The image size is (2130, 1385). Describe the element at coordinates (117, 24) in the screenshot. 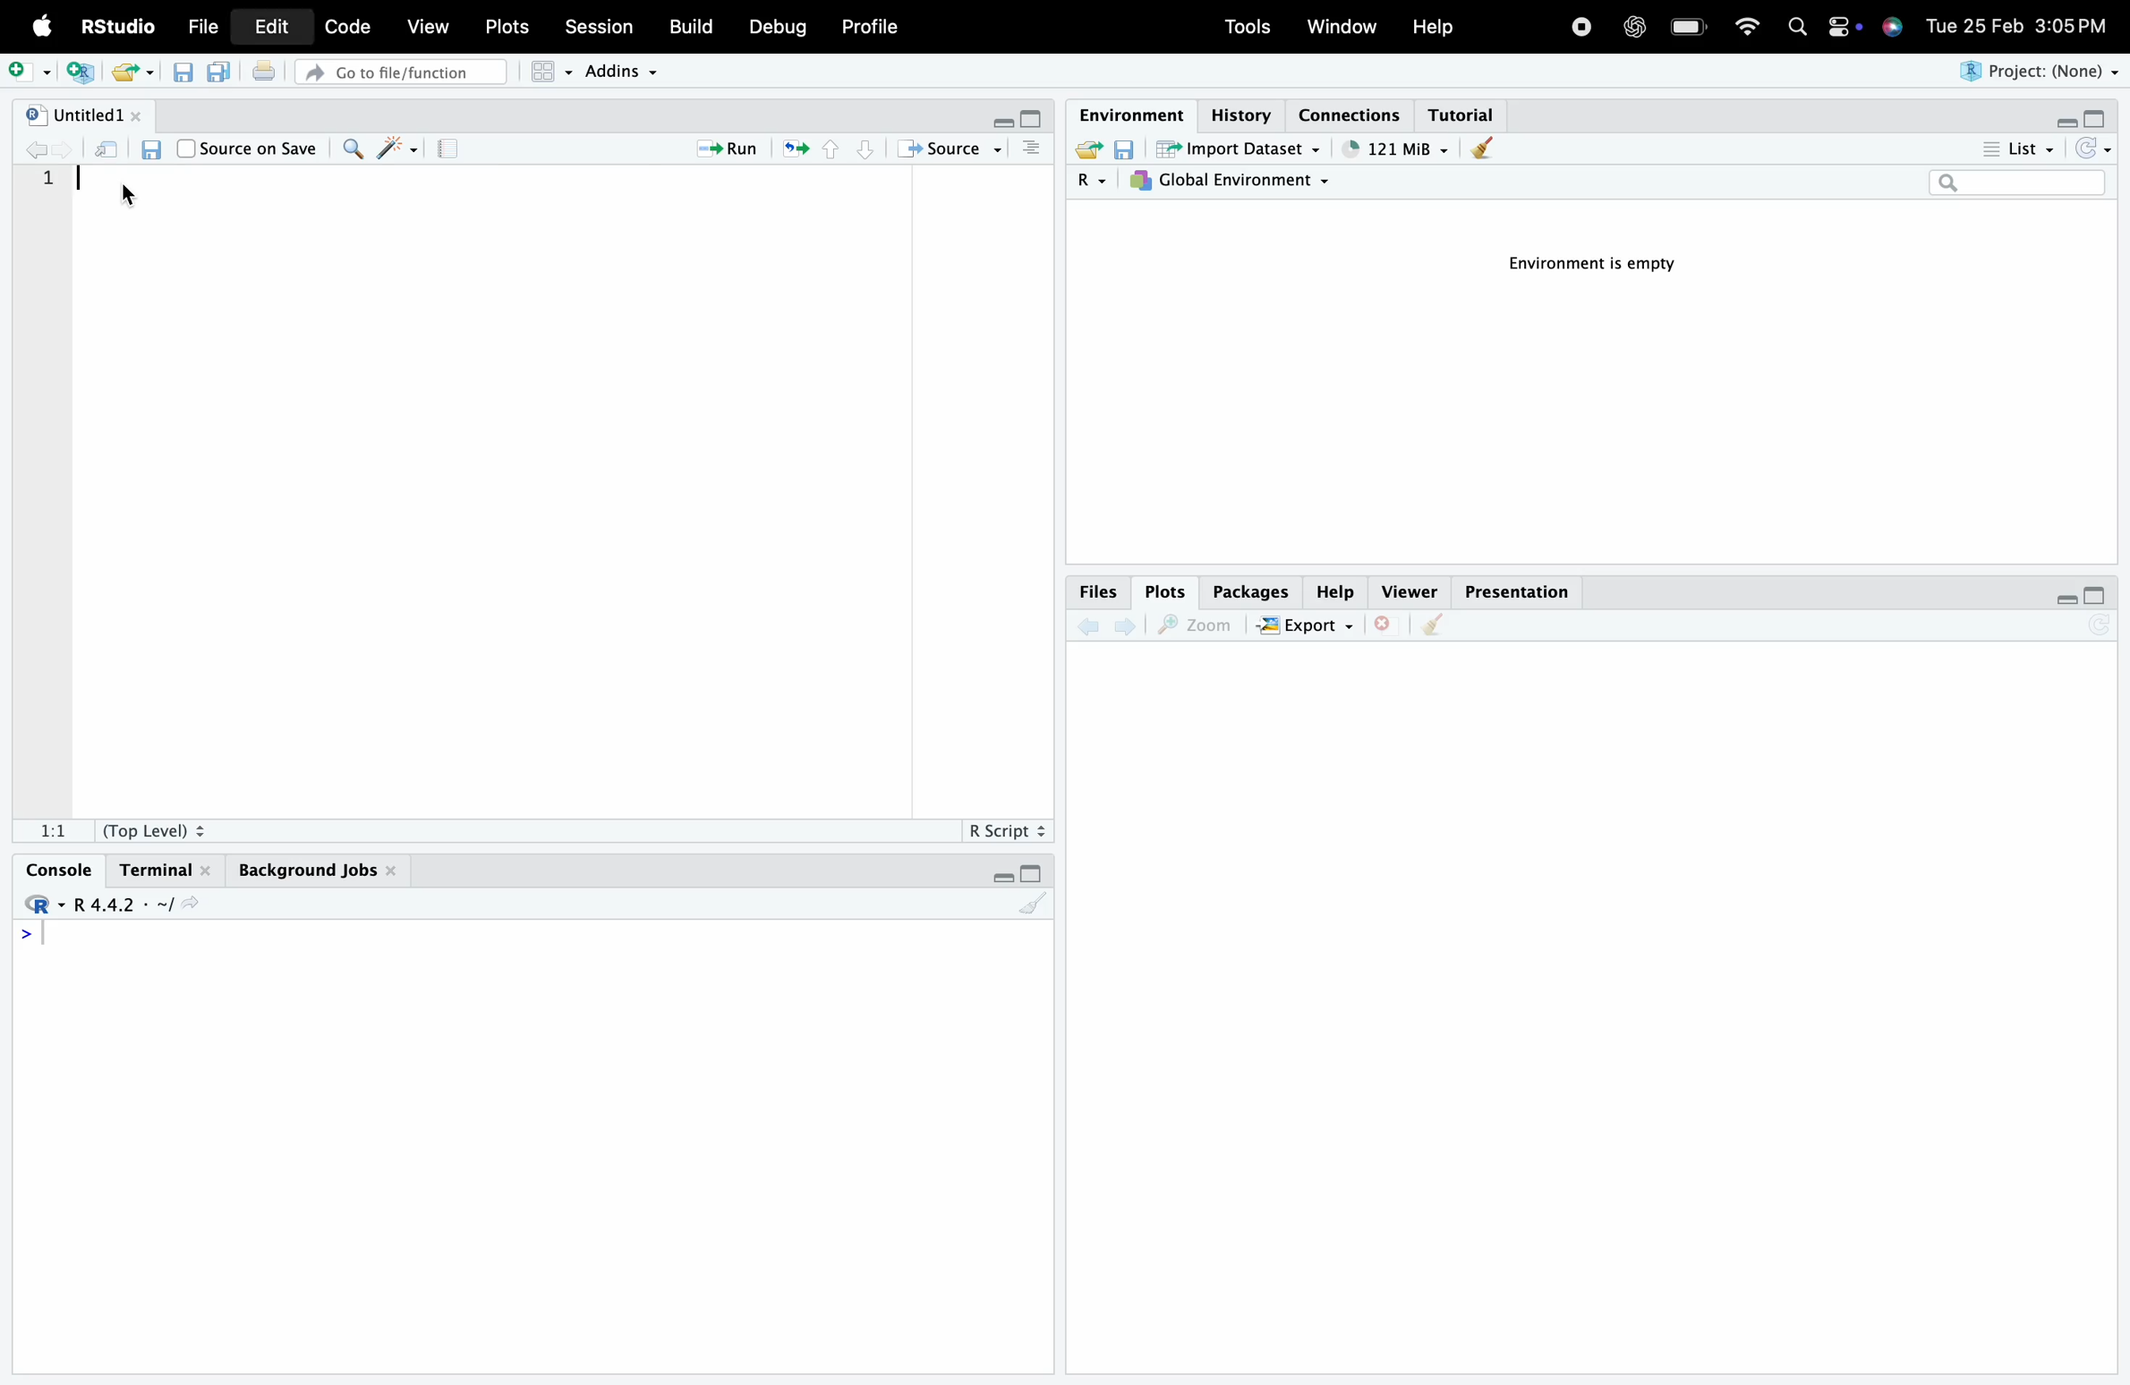

I see `RStudio` at that location.